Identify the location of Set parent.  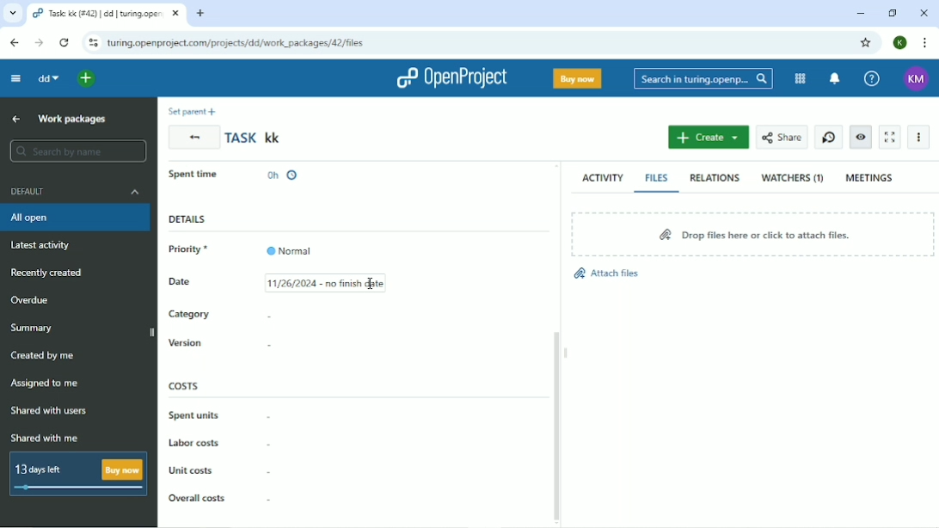
(195, 111).